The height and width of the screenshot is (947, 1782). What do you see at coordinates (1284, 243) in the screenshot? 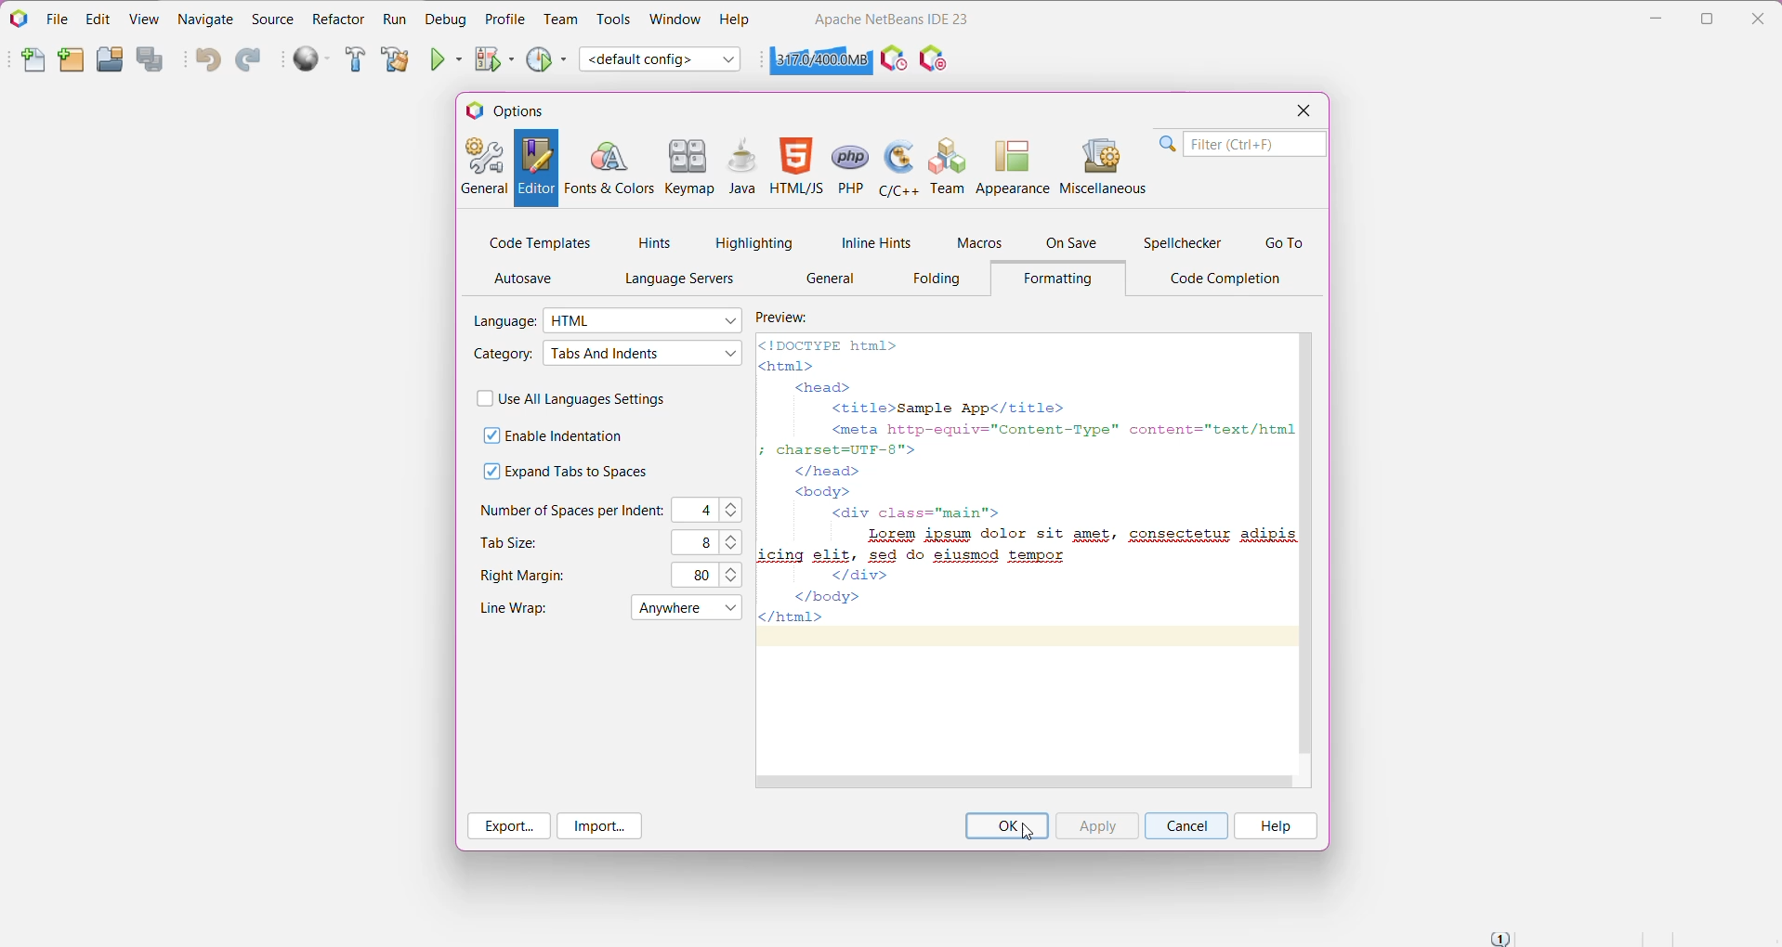
I see `Go To` at bounding box center [1284, 243].